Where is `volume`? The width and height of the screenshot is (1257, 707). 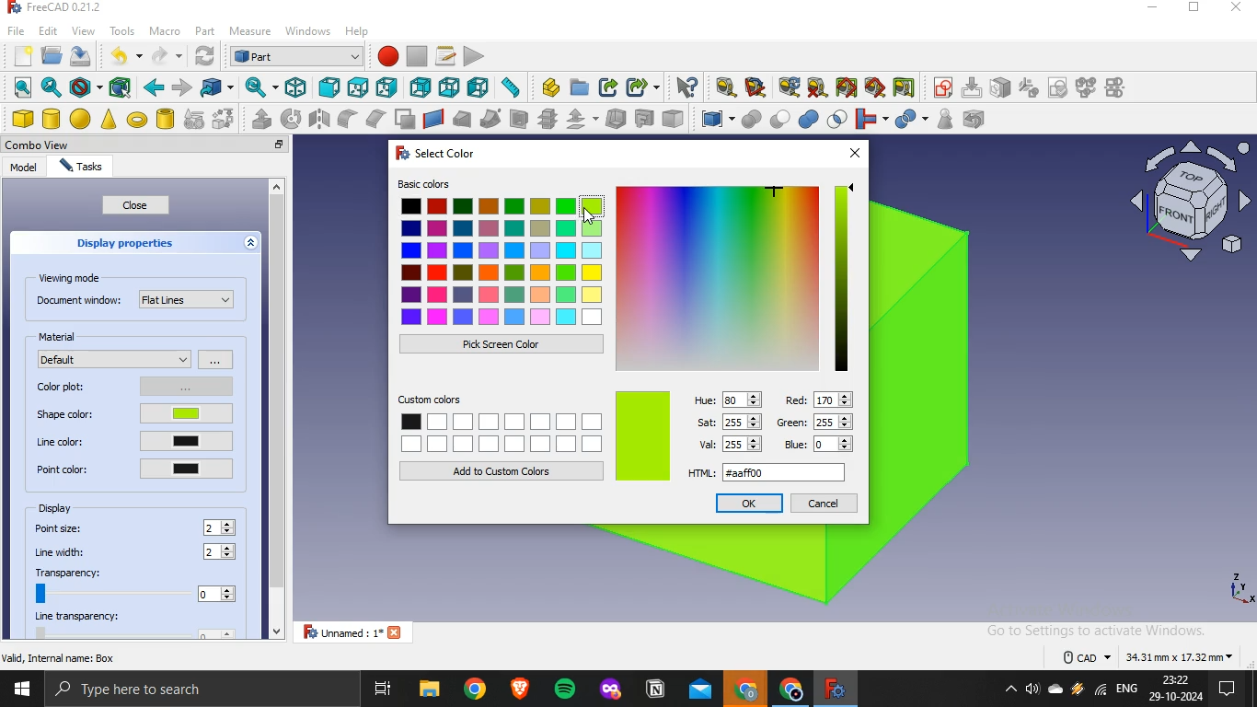 volume is located at coordinates (1032, 690).